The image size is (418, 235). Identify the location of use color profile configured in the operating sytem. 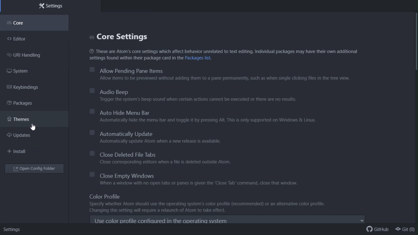
(230, 219).